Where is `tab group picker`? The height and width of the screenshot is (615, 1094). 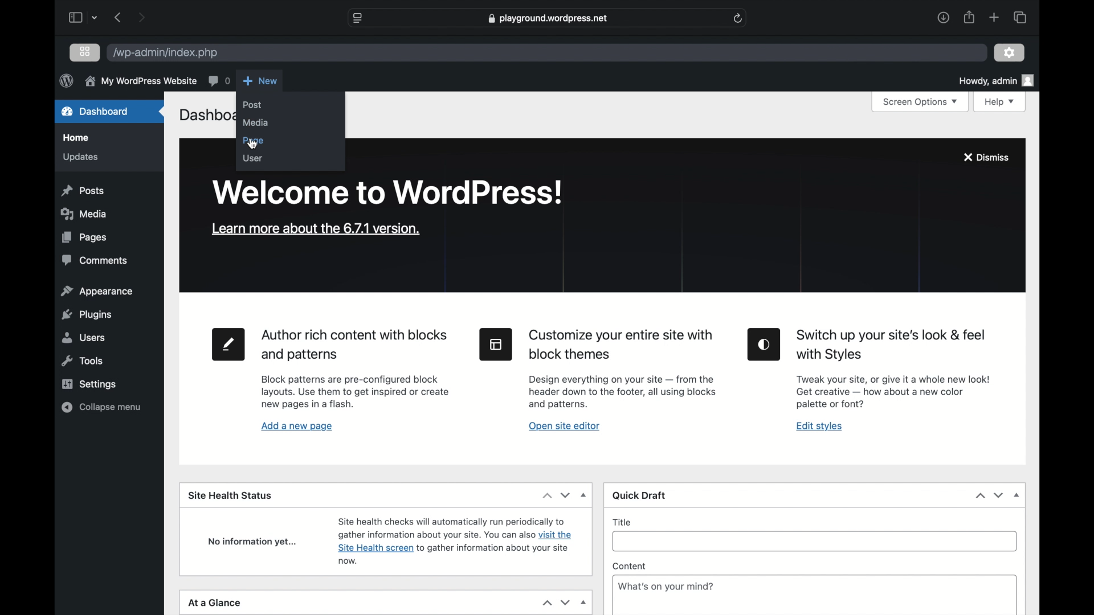 tab group picker is located at coordinates (96, 18).